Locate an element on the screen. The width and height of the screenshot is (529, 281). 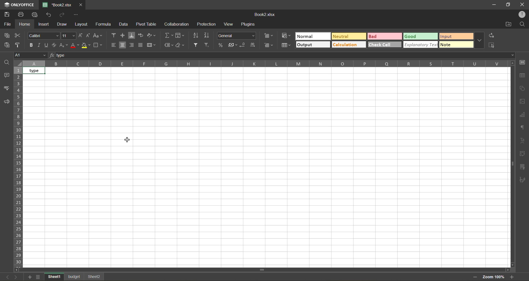
underline is located at coordinates (47, 46).